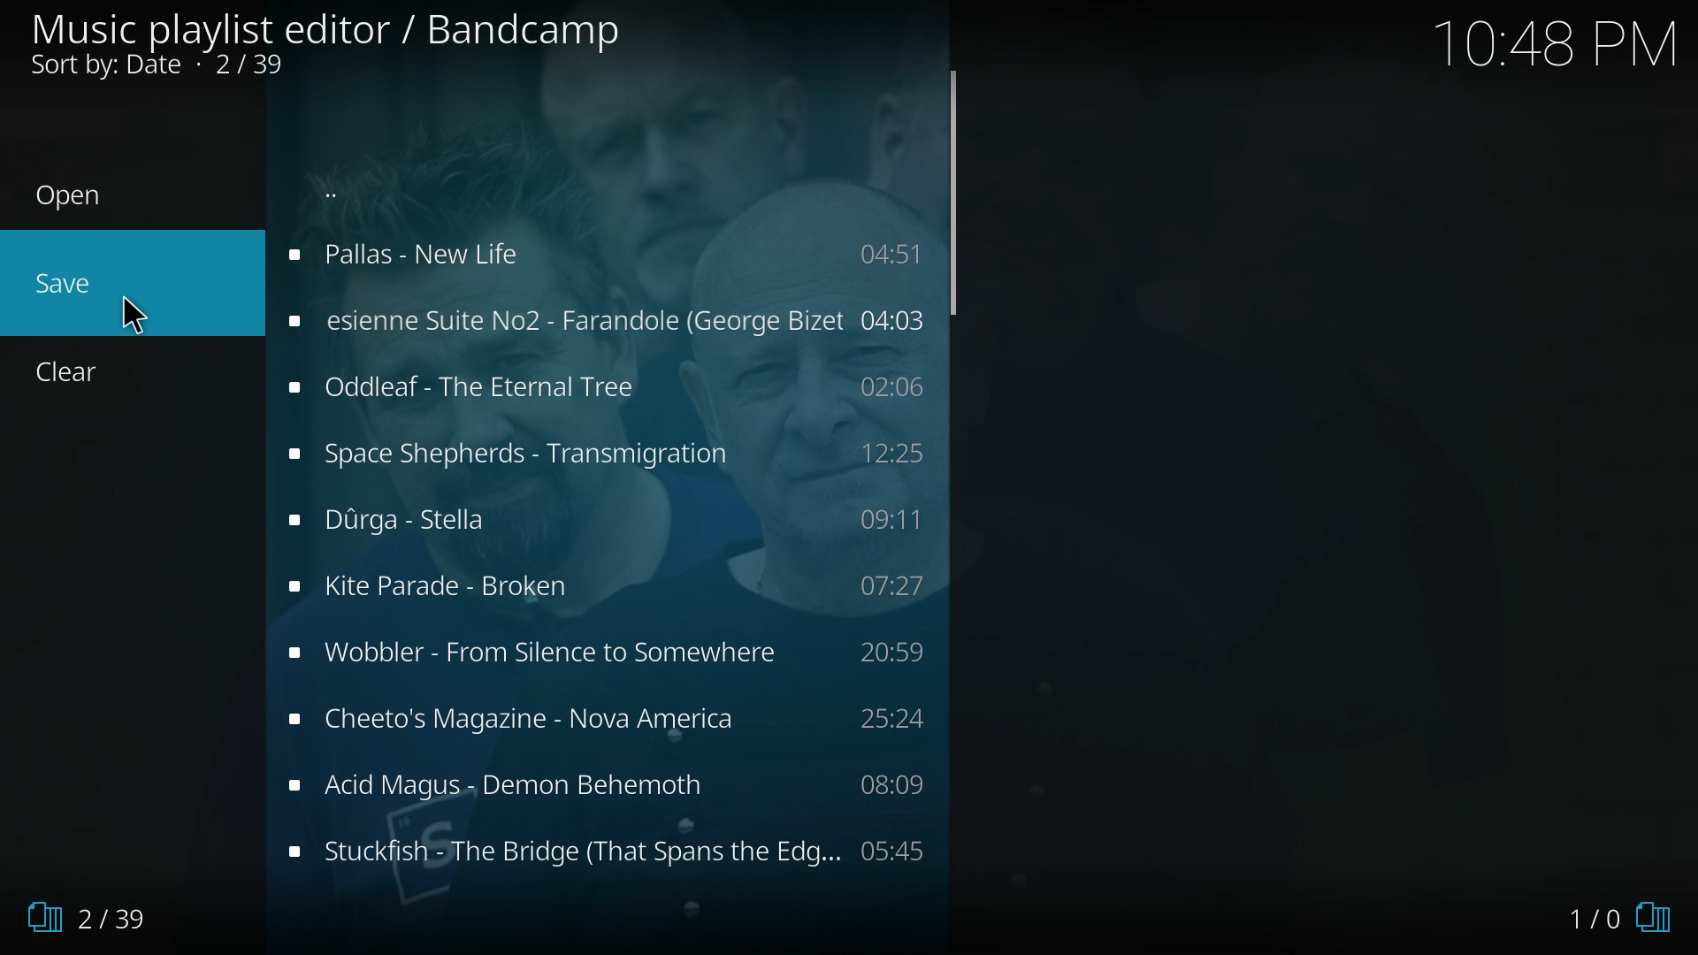  What do you see at coordinates (411, 179) in the screenshot?
I see `Back` at bounding box center [411, 179].